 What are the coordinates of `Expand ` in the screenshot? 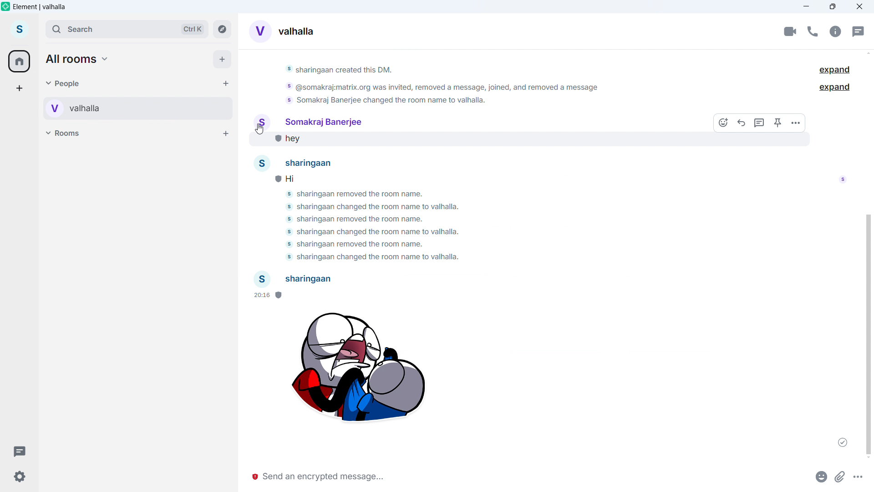 It's located at (837, 87).